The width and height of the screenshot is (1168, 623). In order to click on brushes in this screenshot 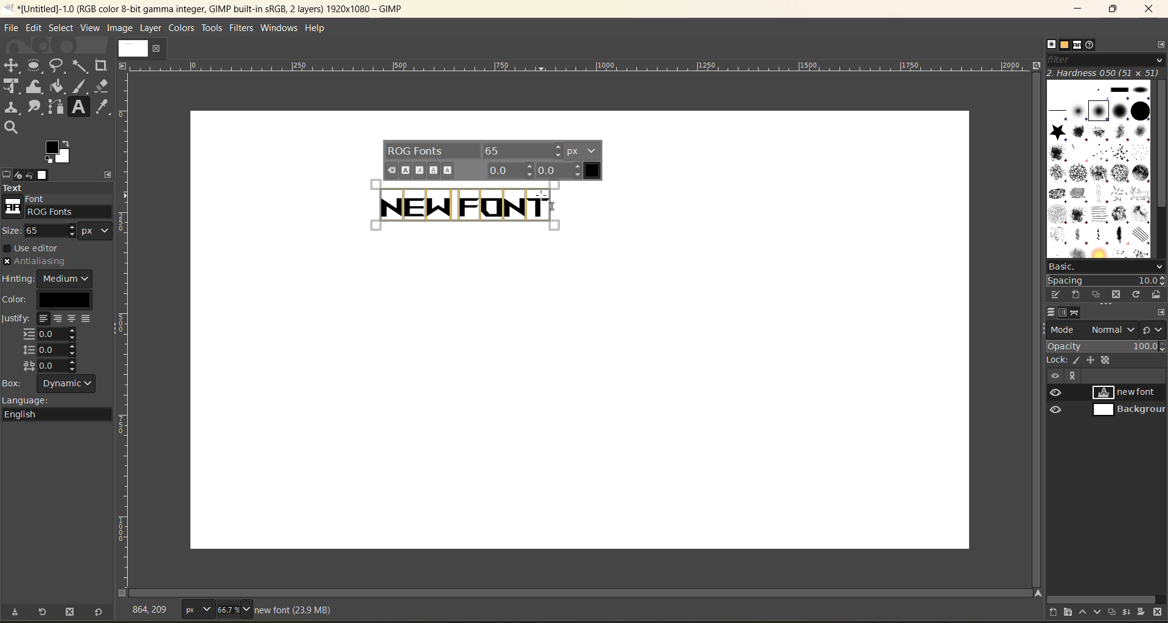, I will do `click(1099, 171)`.